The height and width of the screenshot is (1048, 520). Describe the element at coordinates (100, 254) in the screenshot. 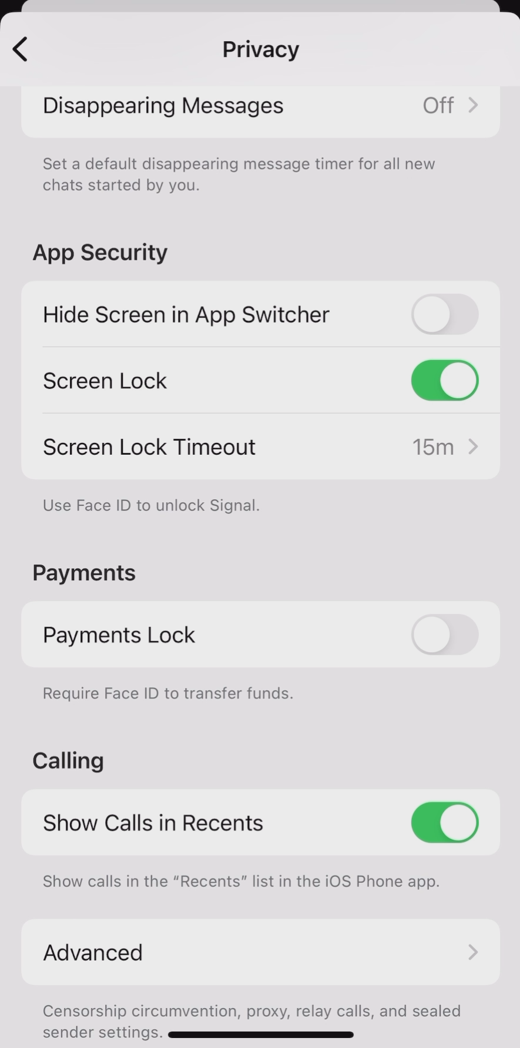

I see `App Security` at that location.